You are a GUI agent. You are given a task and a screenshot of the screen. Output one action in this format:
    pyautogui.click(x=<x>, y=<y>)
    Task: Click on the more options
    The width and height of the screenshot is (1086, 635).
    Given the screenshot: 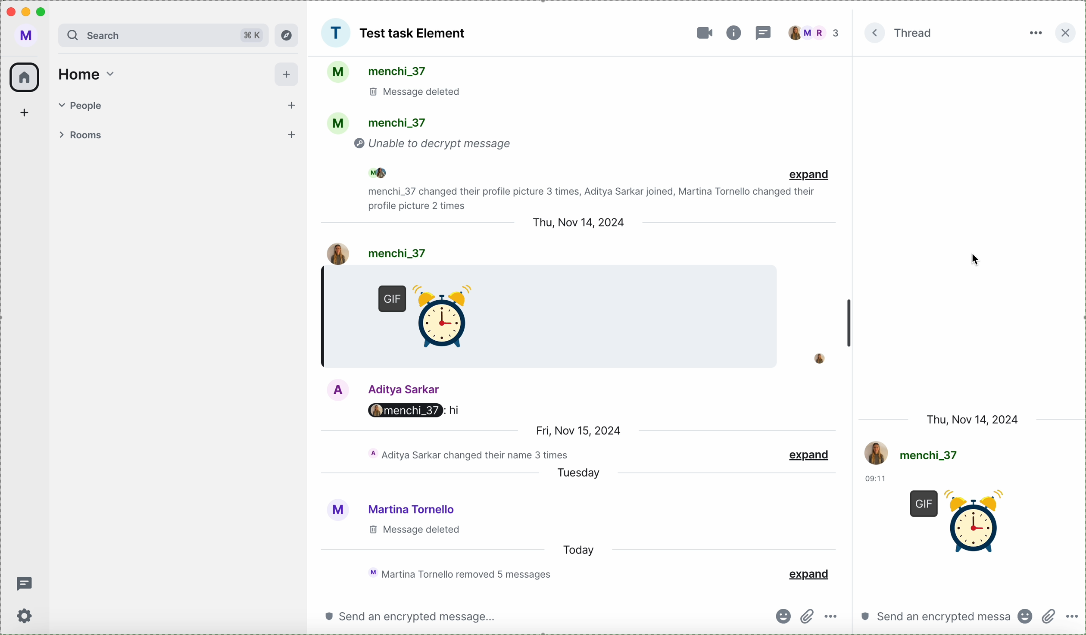 What is the action you would take?
    pyautogui.click(x=833, y=617)
    